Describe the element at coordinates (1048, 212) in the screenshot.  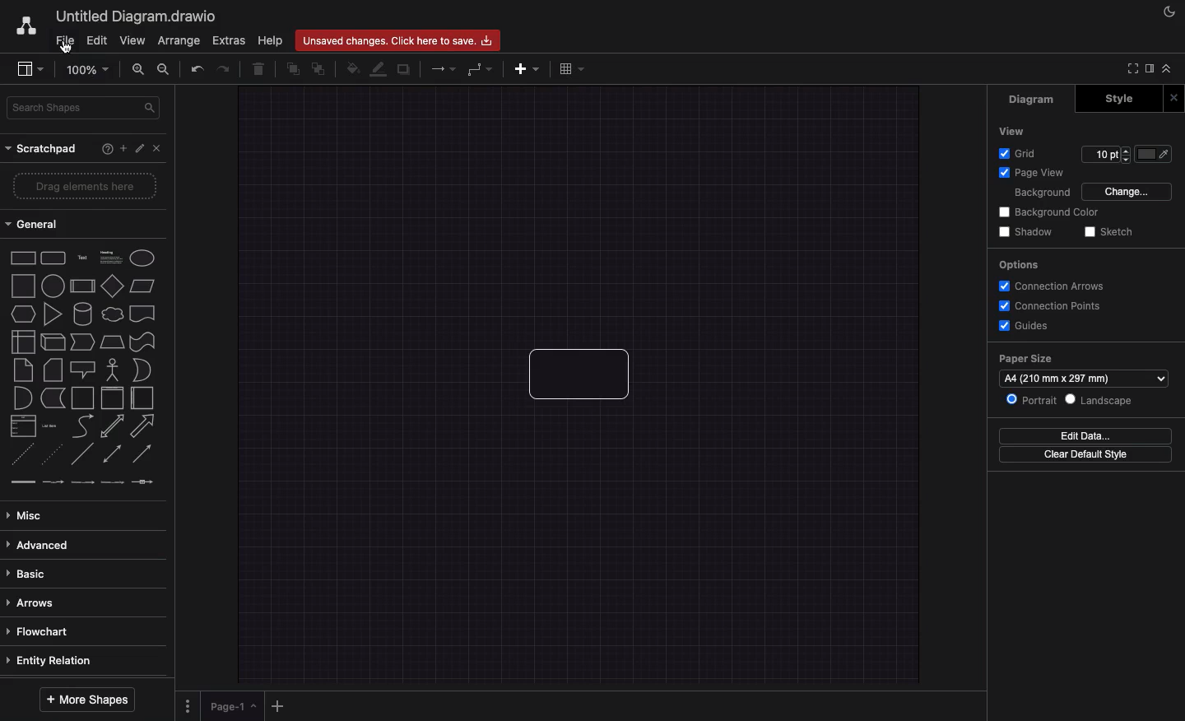
I see `Background color` at that location.